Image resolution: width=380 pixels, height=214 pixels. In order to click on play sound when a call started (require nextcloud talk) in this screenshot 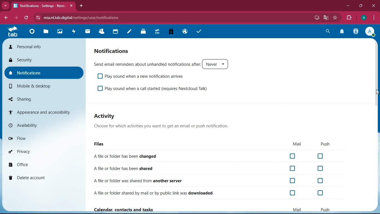, I will do `click(157, 88)`.